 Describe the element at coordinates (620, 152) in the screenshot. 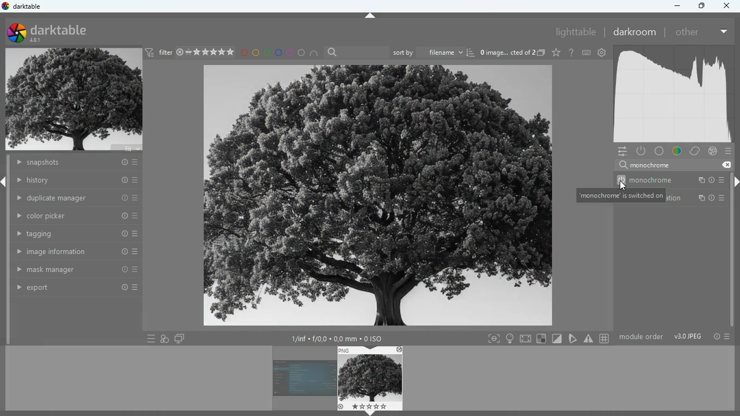

I see `menu` at that location.